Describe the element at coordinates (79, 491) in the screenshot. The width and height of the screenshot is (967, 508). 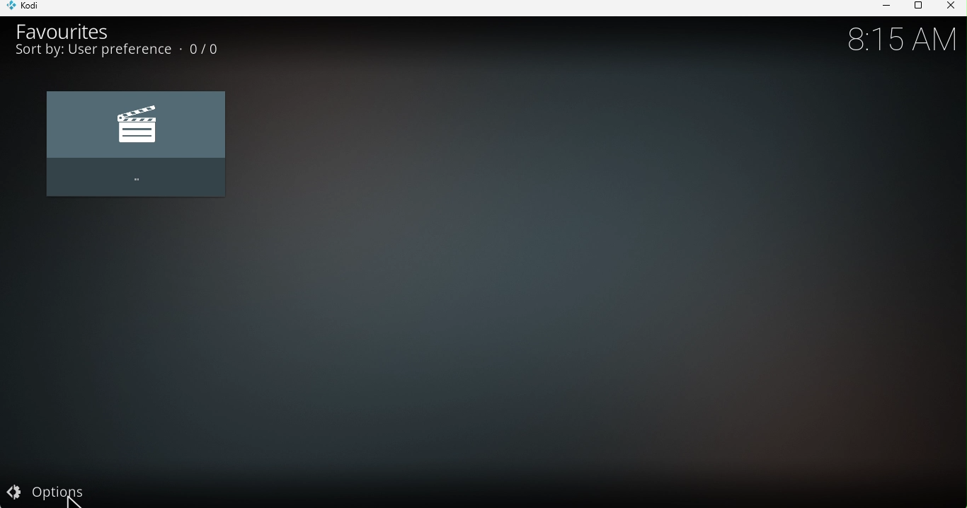
I see `Options` at that location.